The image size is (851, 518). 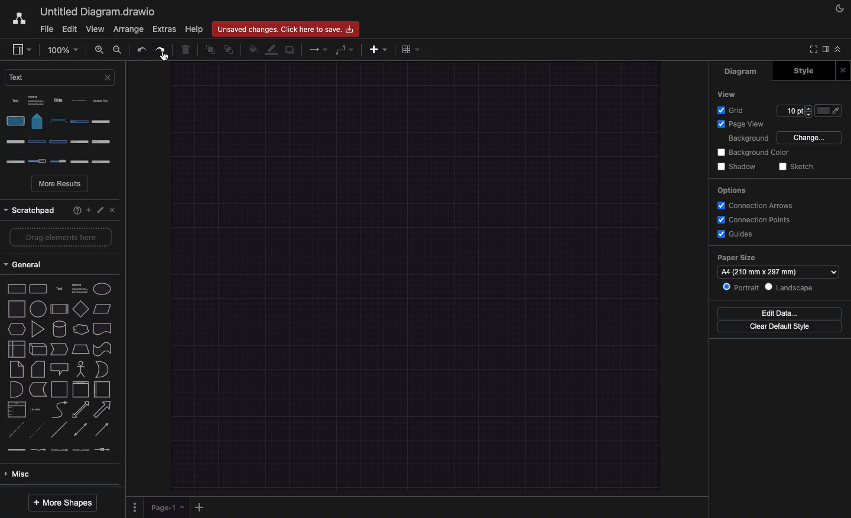 What do you see at coordinates (272, 50) in the screenshot?
I see `Line color` at bounding box center [272, 50].